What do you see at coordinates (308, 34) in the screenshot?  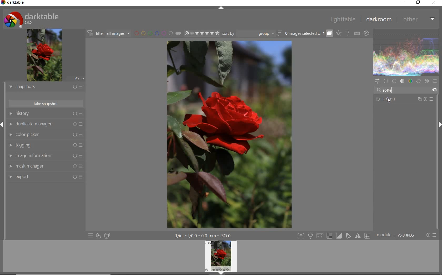 I see `grouped images` at bounding box center [308, 34].